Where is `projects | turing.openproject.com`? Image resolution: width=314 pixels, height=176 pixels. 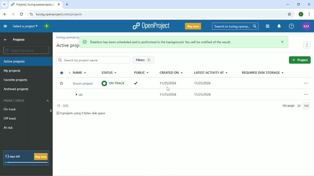 projects | turing.openproject.com is located at coordinates (35, 5).